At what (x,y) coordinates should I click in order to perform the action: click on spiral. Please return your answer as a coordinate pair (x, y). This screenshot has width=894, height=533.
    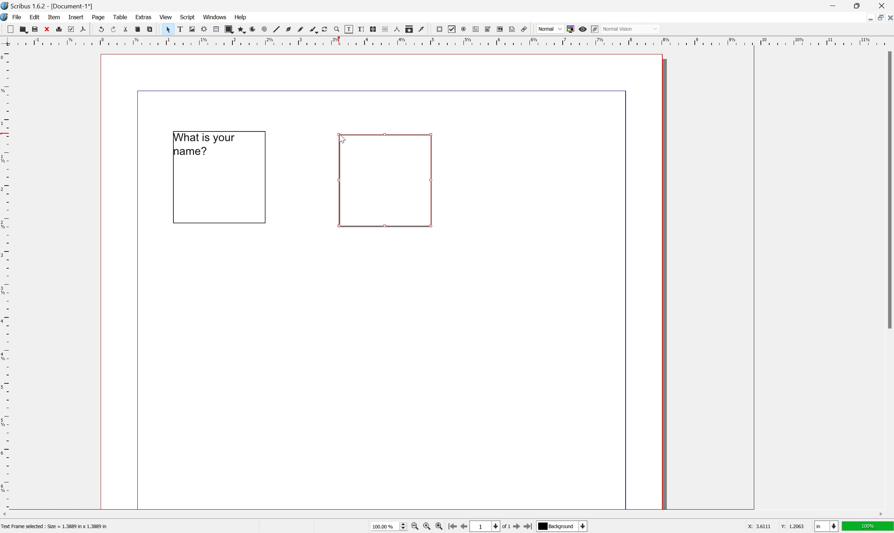
    Looking at the image, I should click on (255, 29).